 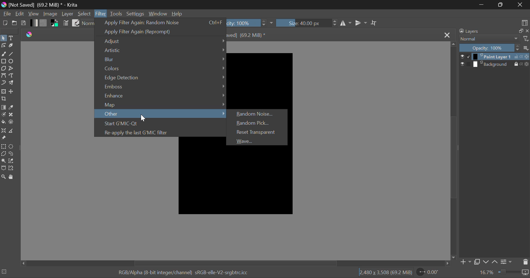 What do you see at coordinates (4, 177) in the screenshot?
I see `Zoom` at bounding box center [4, 177].